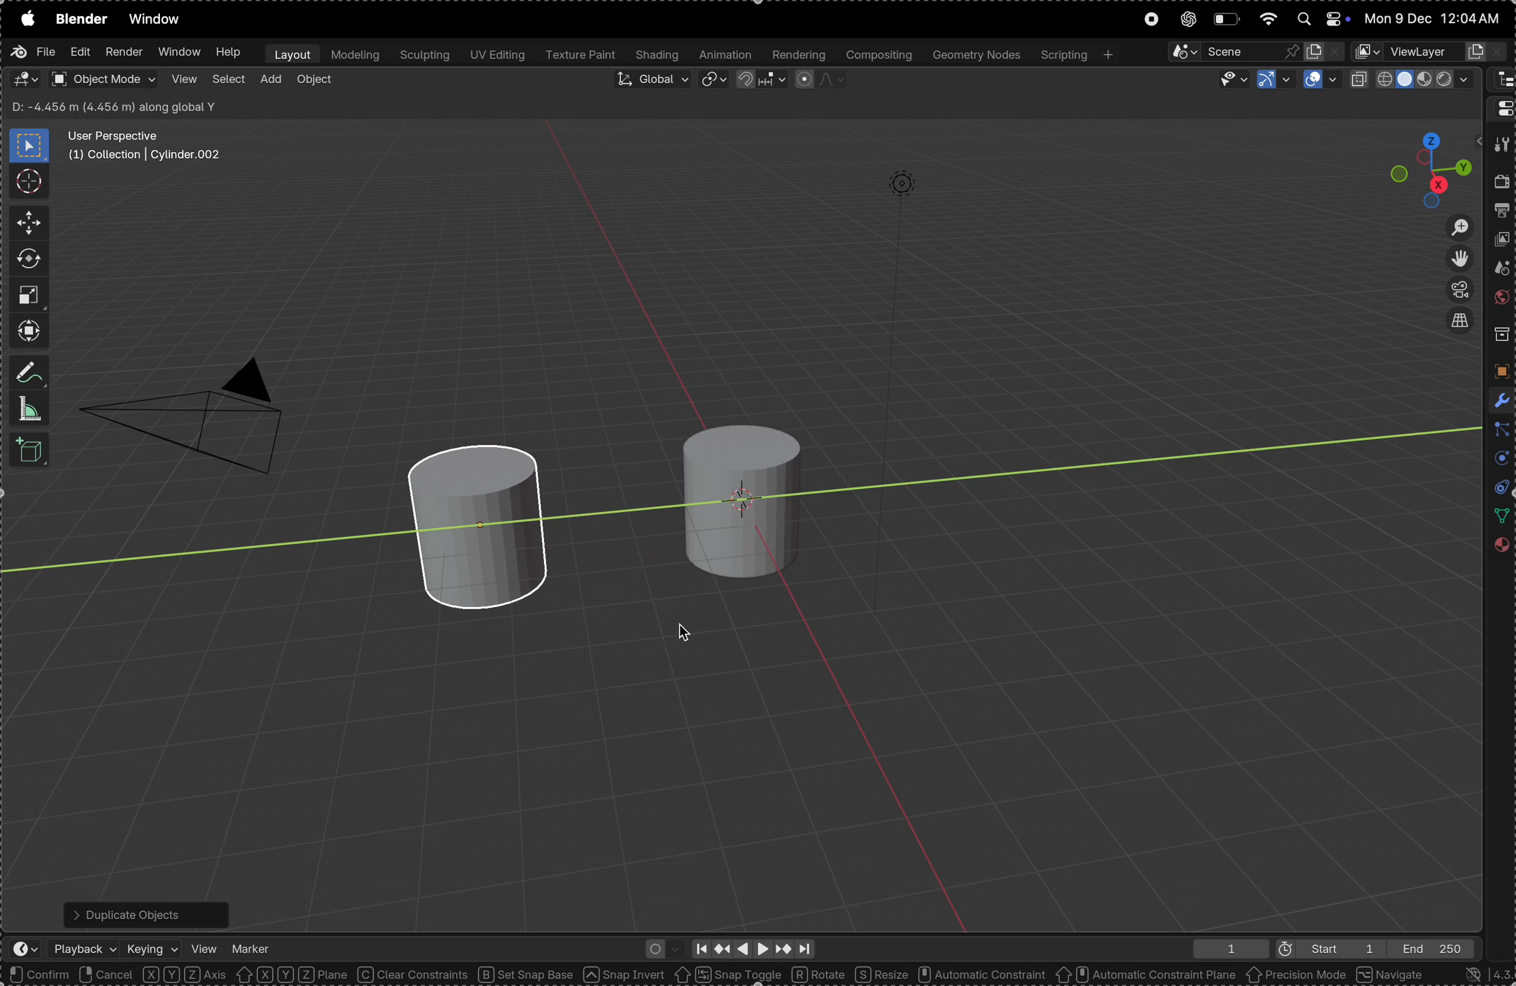 The height and width of the screenshot is (986, 1516). What do you see at coordinates (28, 180) in the screenshot?
I see `cursor` at bounding box center [28, 180].